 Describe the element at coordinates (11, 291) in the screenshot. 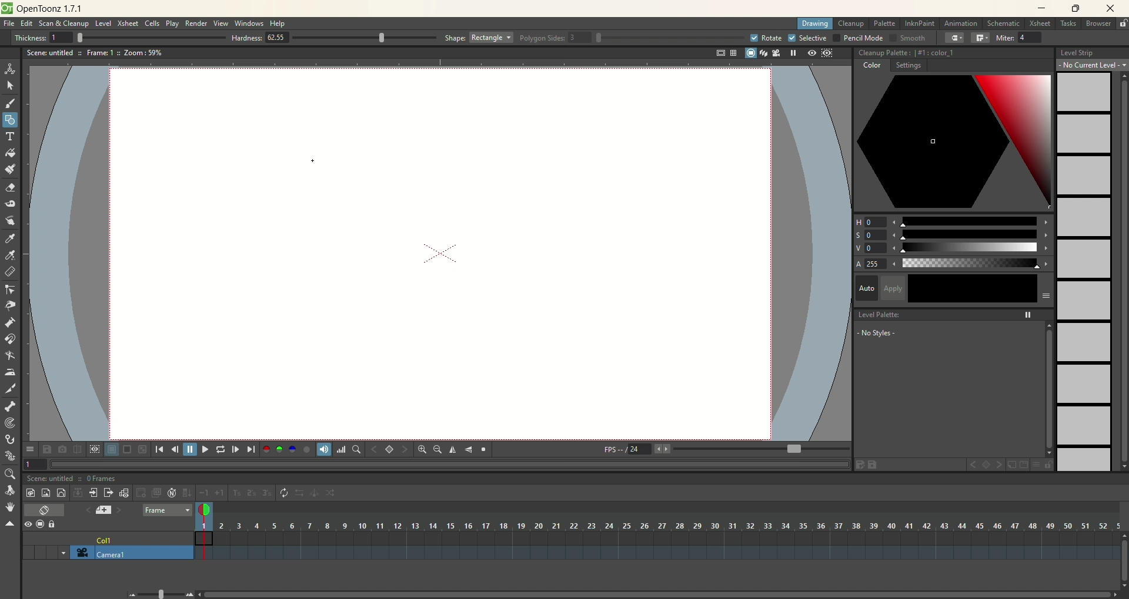

I see `control point editor` at that location.